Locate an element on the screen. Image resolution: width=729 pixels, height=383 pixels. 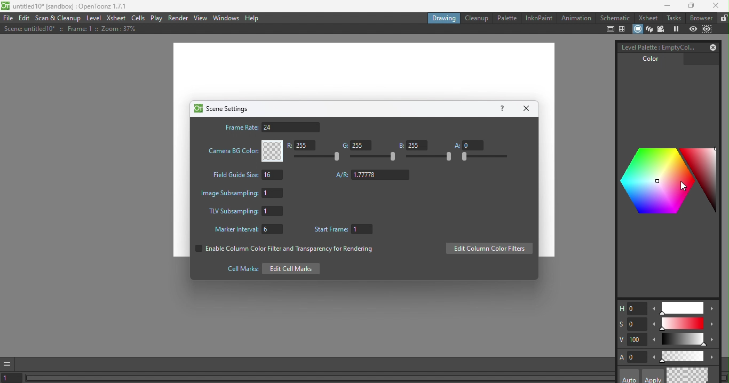
Scene details is located at coordinates (68, 30).